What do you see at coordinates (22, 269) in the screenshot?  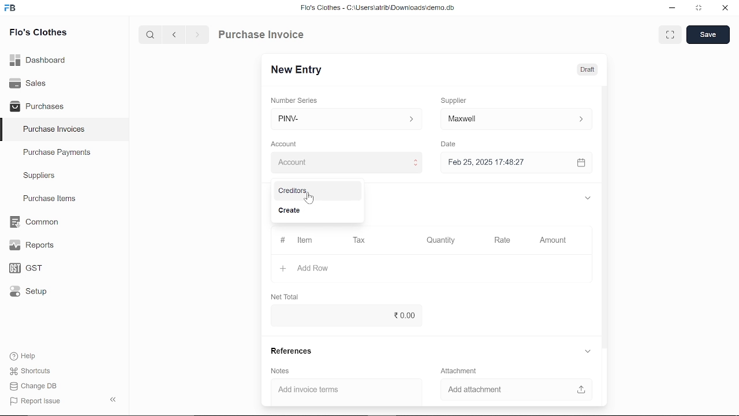 I see `GST` at bounding box center [22, 269].